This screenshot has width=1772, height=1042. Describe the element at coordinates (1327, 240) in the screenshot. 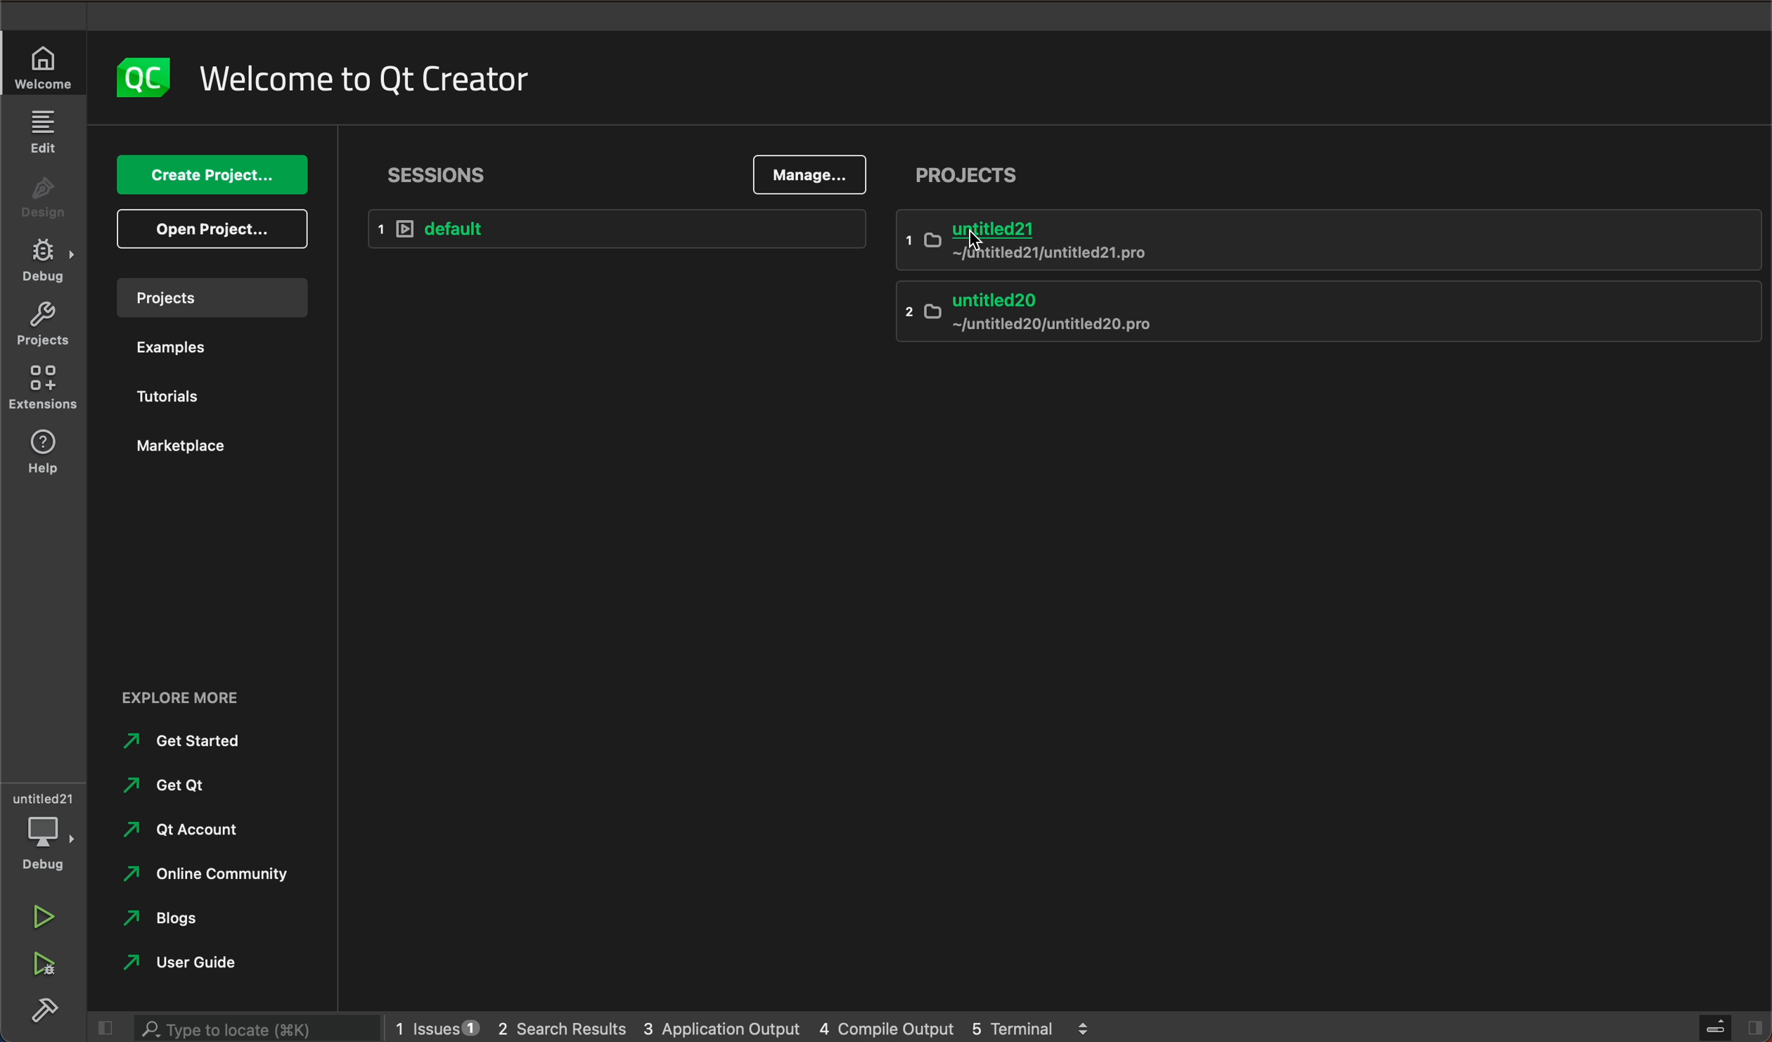

I see `untitled` at that location.